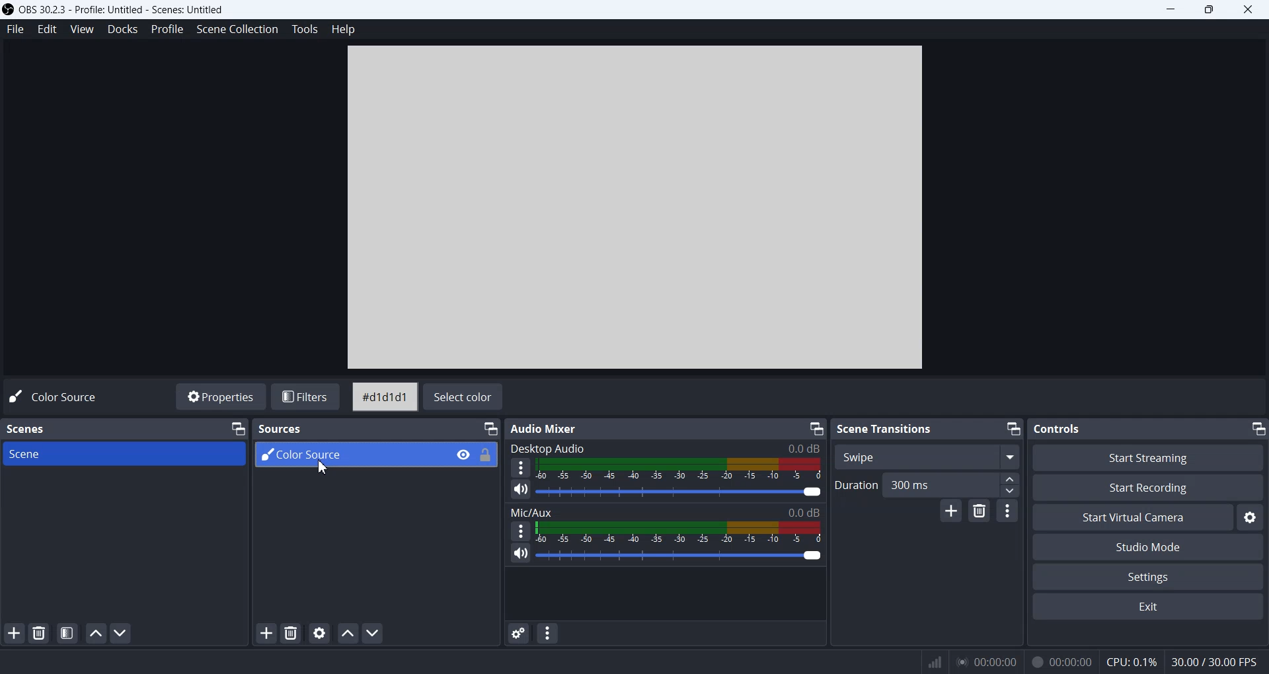 The image size is (1269, 674). What do you see at coordinates (1217, 663) in the screenshot?
I see `30.00 / 30.00 FPS` at bounding box center [1217, 663].